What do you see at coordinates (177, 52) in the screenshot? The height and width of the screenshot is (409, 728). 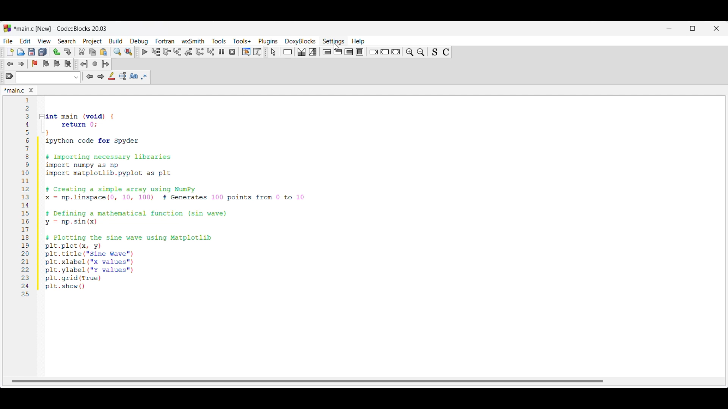 I see `Step into` at bounding box center [177, 52].